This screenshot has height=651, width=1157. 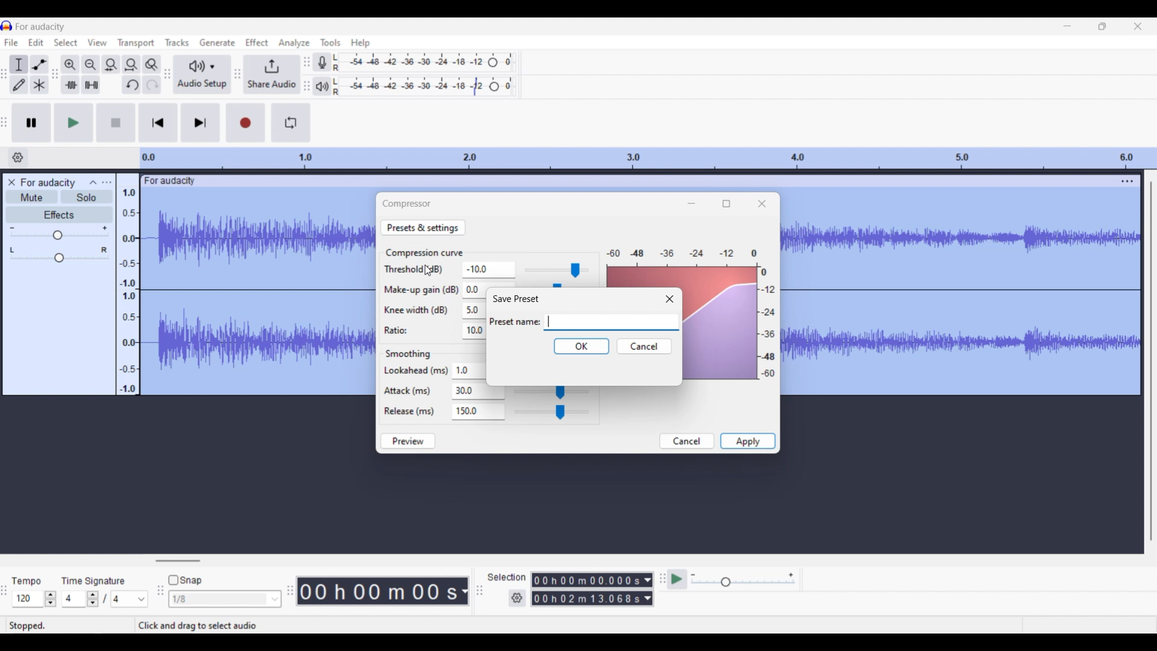 I want to click on Draw tool, so click(x=19, y=85).